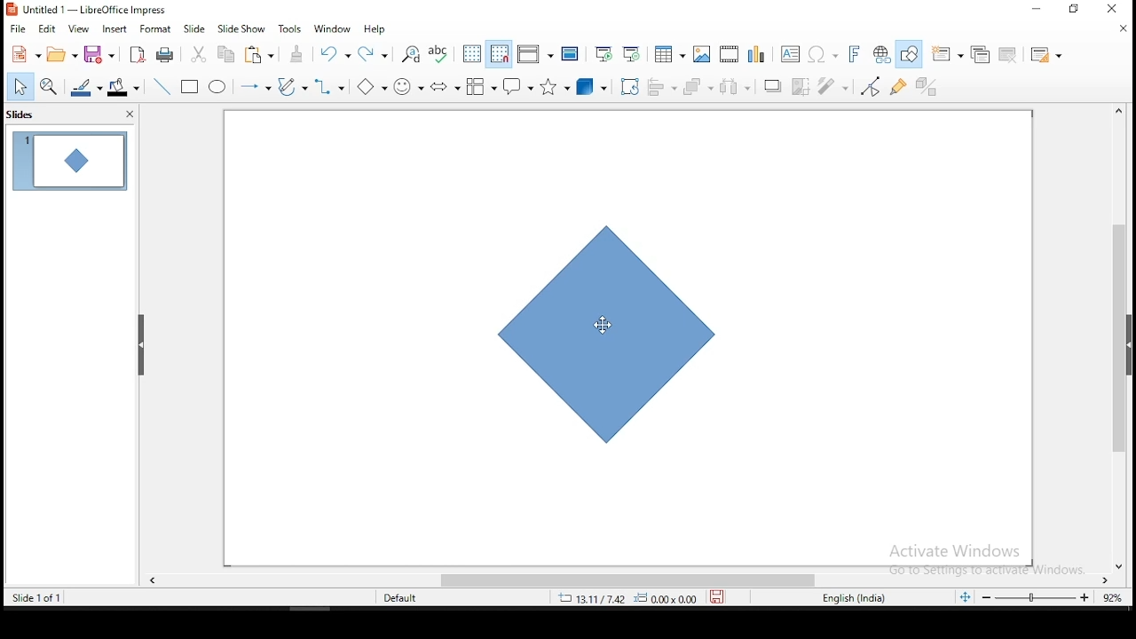 This screenshot has height=639, width=1136. Describe the element at coordinates (291, 28) in the screenshot. I see `tools` at that location.